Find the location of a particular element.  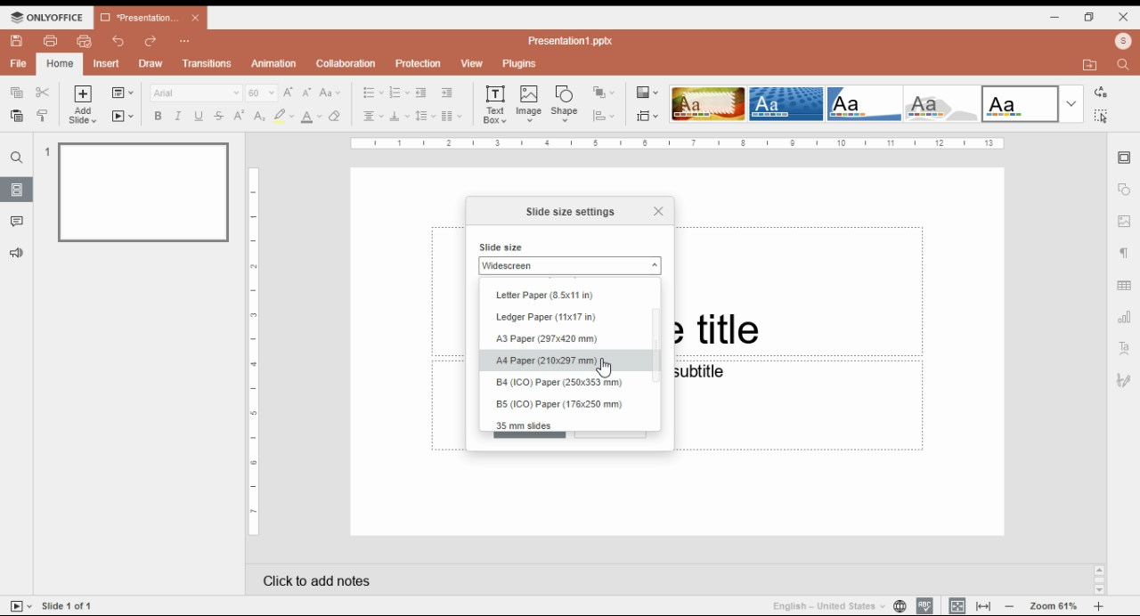

slide settings is located at coordinates (1126, 158).